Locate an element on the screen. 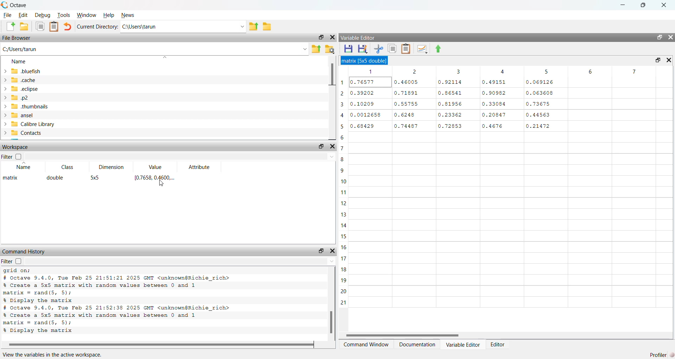 Image resolution: width=675 pixels, height=359 pixels. 5x5 is located at coordinates (96, 178).